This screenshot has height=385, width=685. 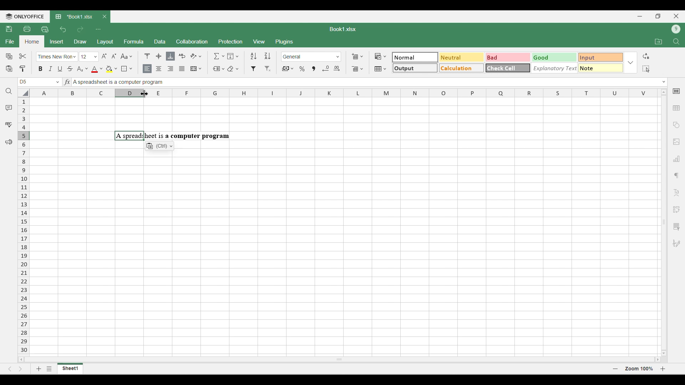 I want to click on Find, so click(x=677, y=42).